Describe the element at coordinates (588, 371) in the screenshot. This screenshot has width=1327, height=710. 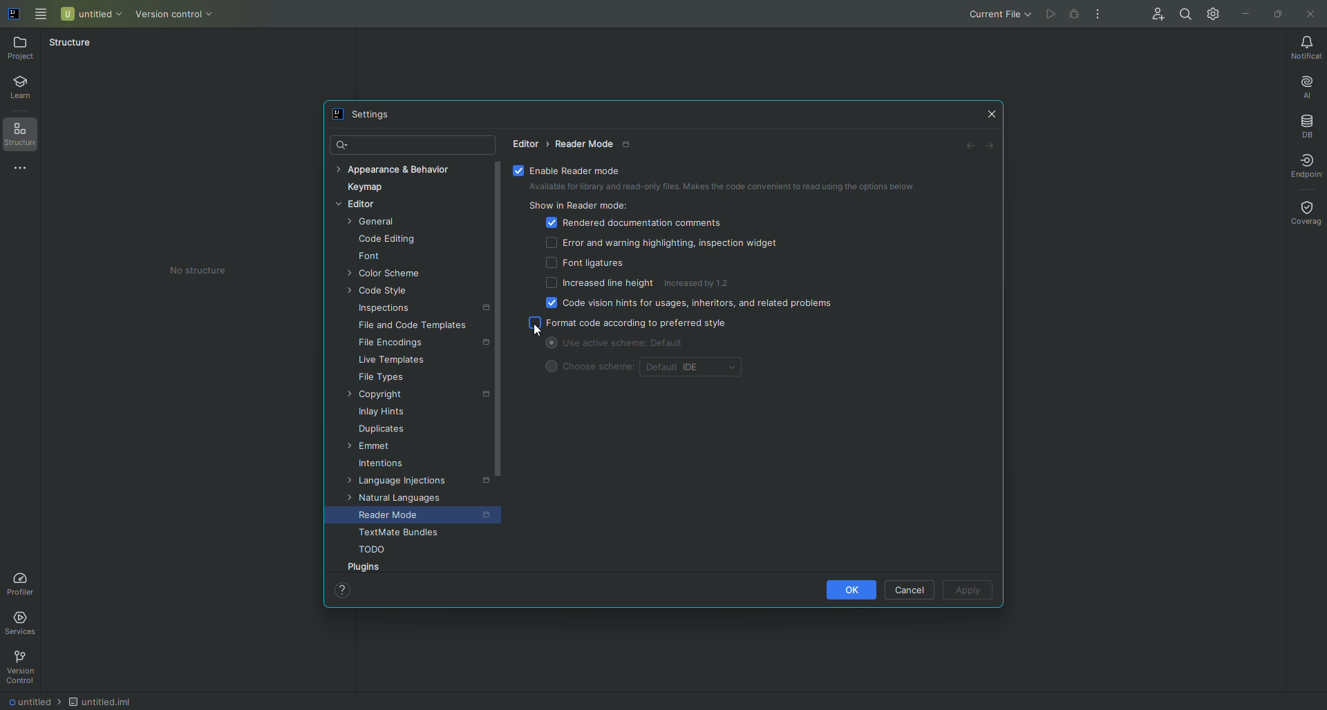
I see `Choose scheme` at that location.